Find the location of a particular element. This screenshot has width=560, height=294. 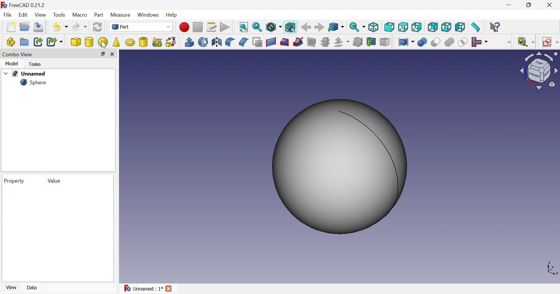

Fit all is located at coordinates (244, 27).